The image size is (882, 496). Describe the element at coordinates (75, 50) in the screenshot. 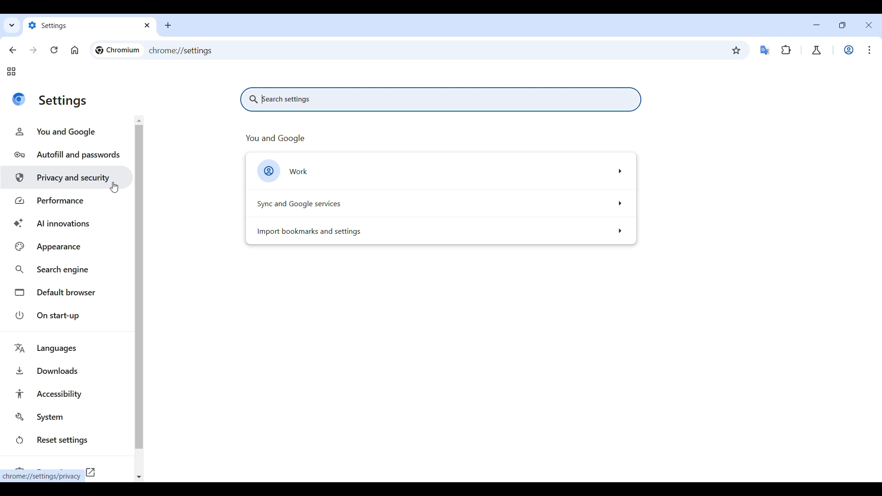

I see `Click to go to homepage` at that location.